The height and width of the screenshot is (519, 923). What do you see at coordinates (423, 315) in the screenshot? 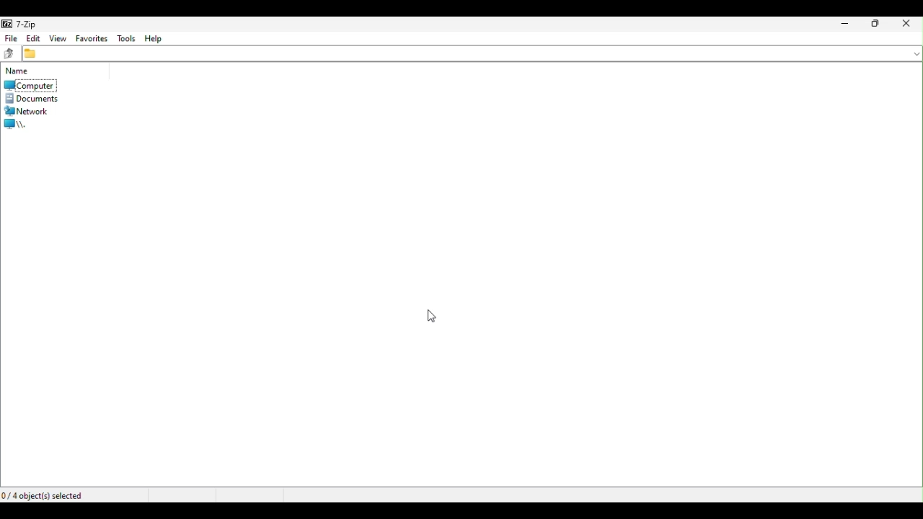
I see `Mouse` at bounding box center [423, 315].